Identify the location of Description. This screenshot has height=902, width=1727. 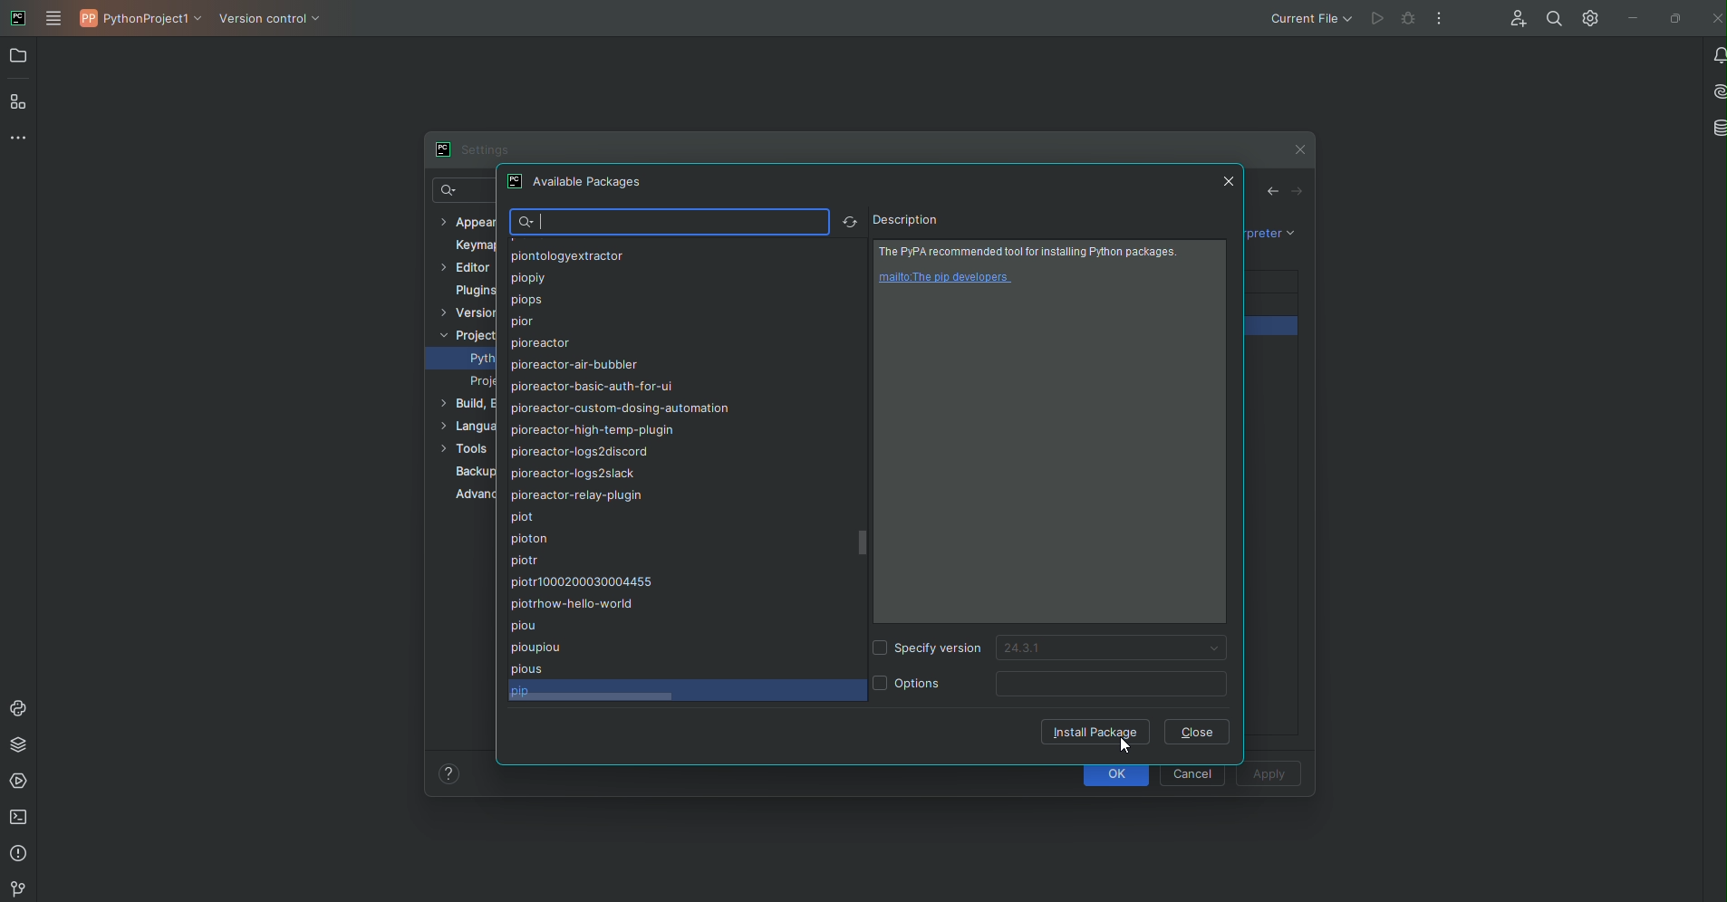
(906, 220).